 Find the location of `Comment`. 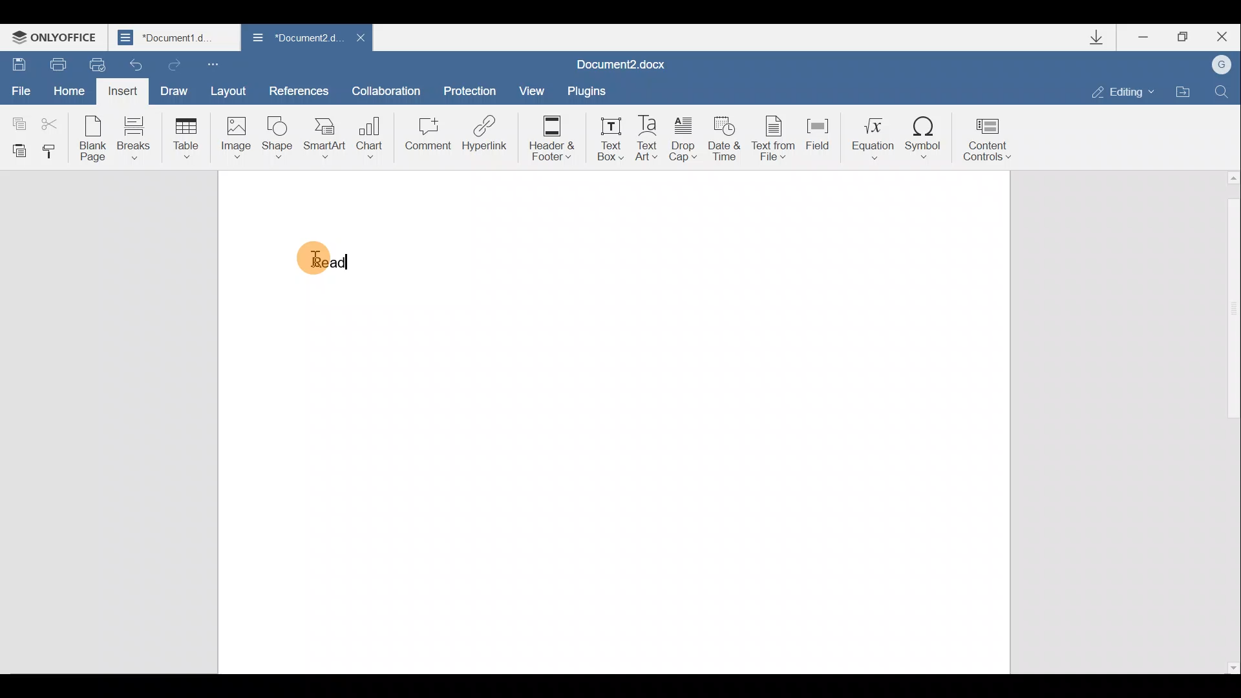

Comment is located at coordinates (427, 136).